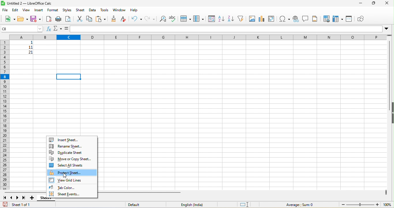 This screenshot has width=394, height=208. What do you see at coordinates (67, 146) in the screenshot?
I see `rename sheet` at bounding box center [67, 146].